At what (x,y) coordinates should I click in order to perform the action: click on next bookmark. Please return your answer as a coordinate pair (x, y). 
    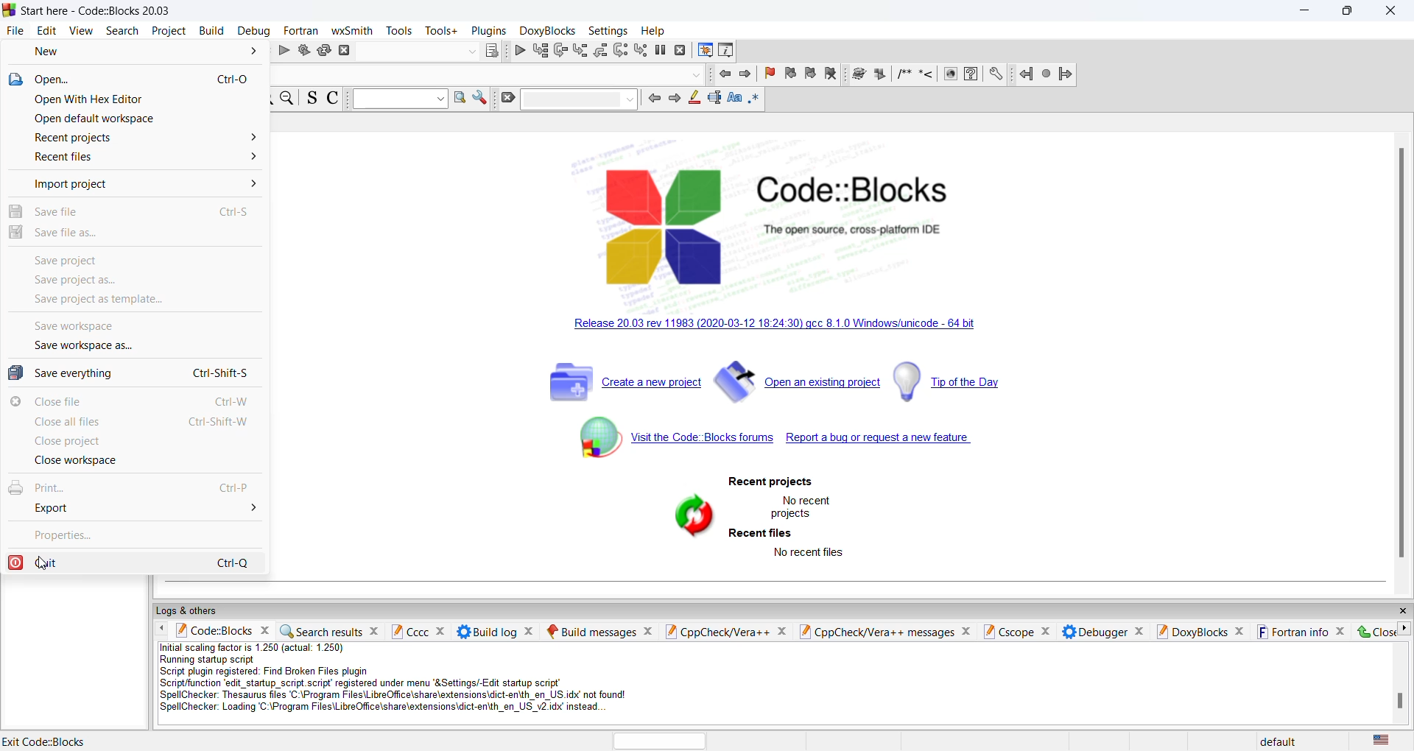
    Looking at the image, I should click on (814, 75).